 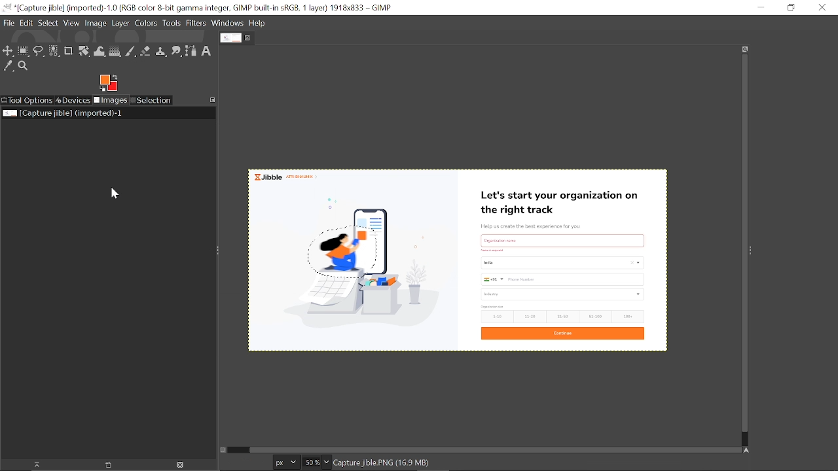 What do you see at coordinates (69, 52) in the screenshot?
I see `Crop text tool` at bounding box center [69, 52].